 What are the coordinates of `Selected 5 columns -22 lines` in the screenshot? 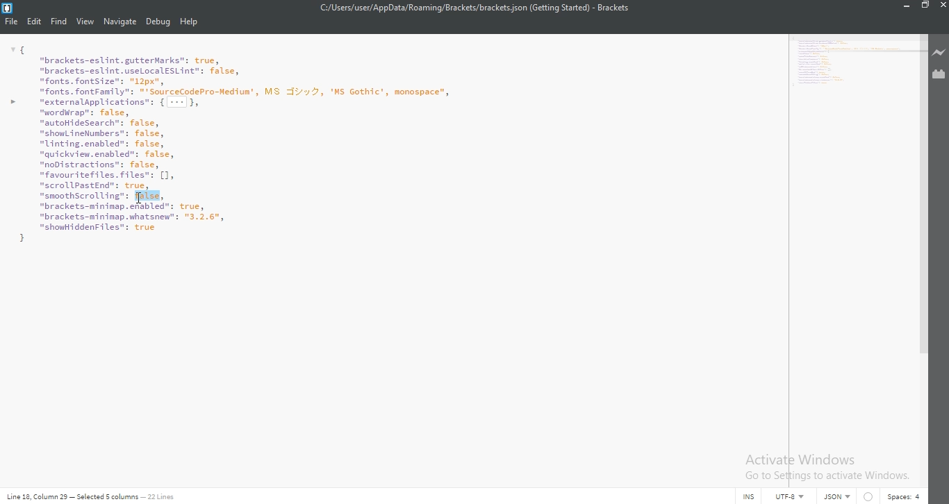 It's located at (124, 496).